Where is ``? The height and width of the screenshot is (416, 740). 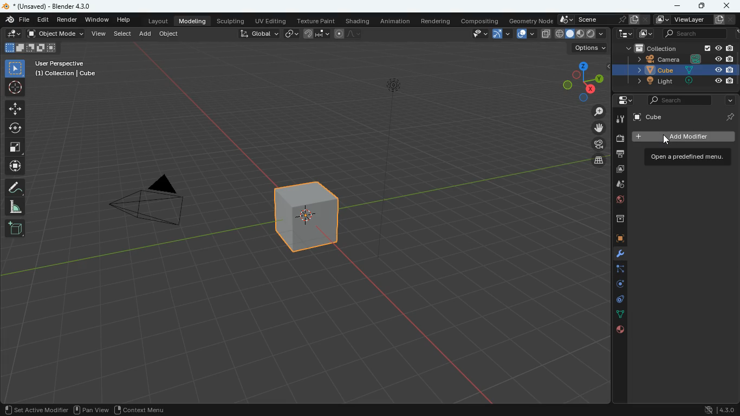
 is located at coordinates (67, 70).